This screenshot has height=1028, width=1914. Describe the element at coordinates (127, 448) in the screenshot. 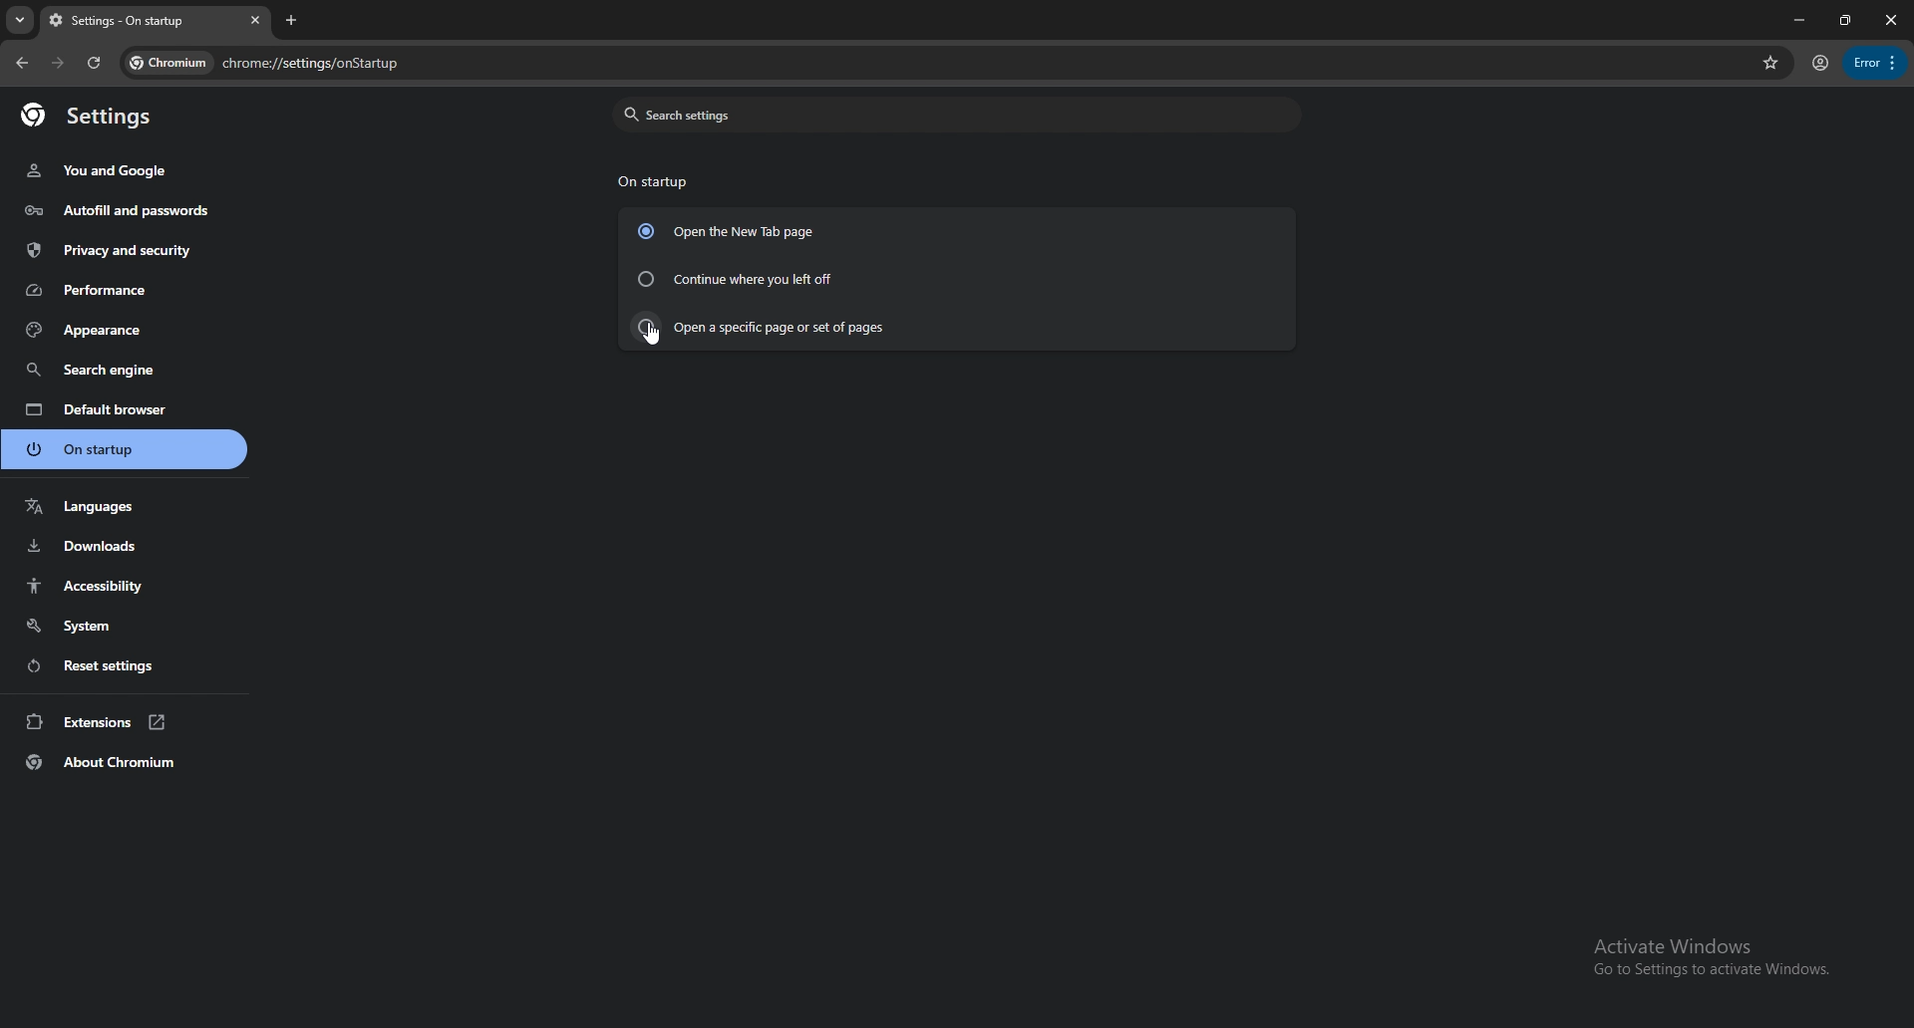

I see `on startup` at that location.